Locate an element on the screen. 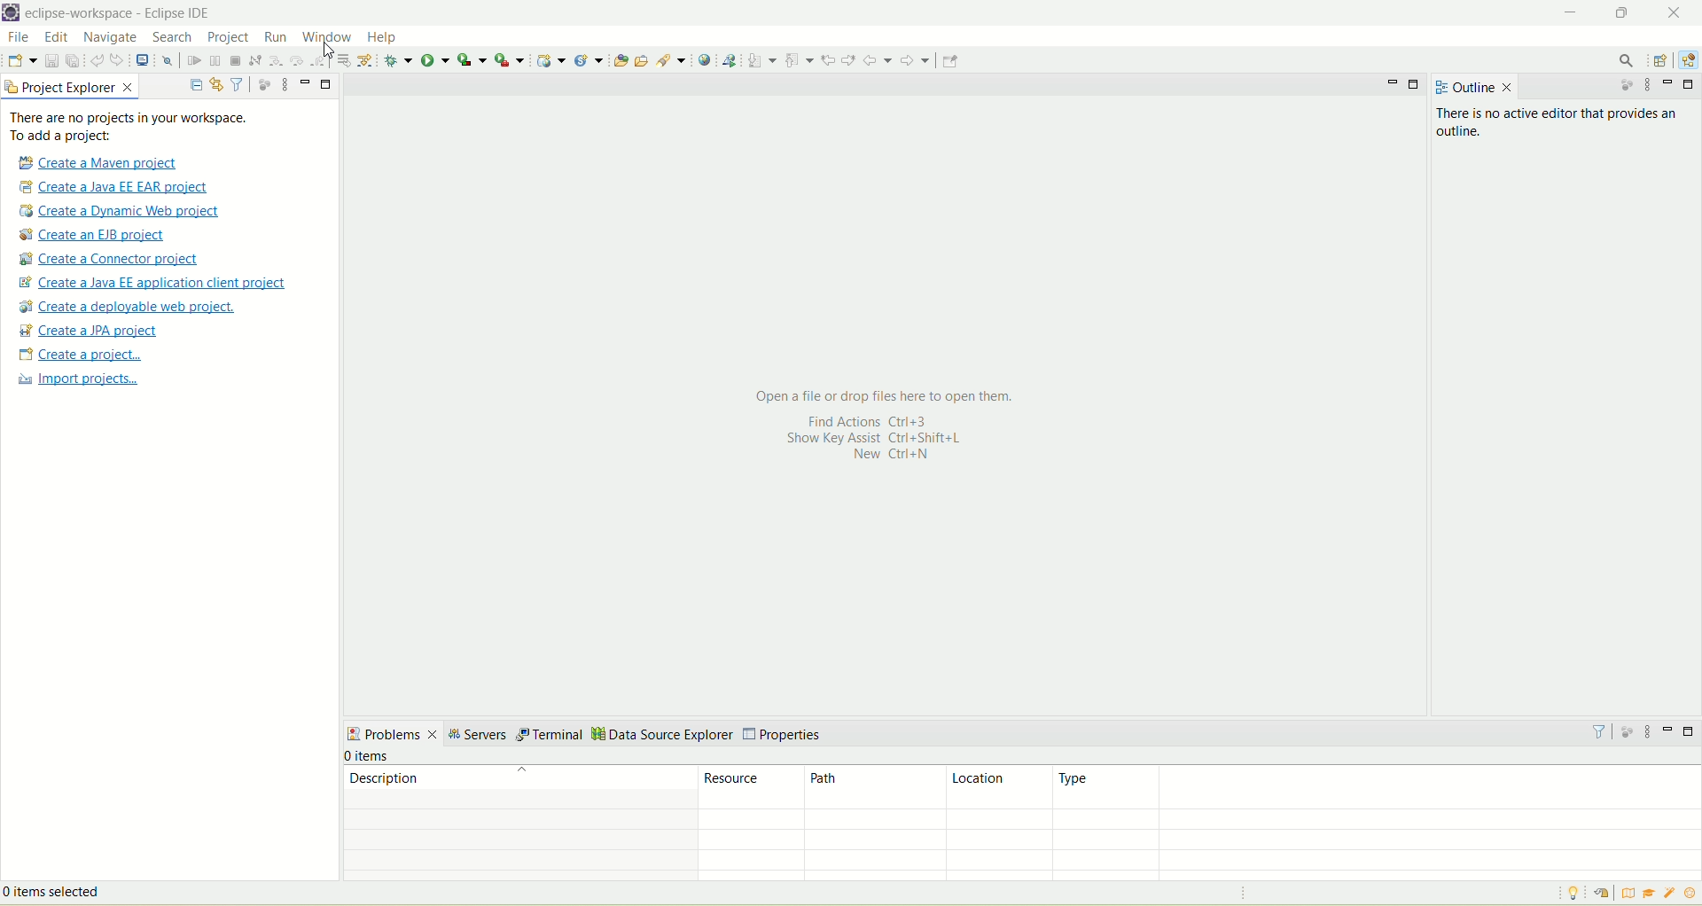 This screenshot has width=1702, height=906. use step filter is located at coordinates (369, 60).